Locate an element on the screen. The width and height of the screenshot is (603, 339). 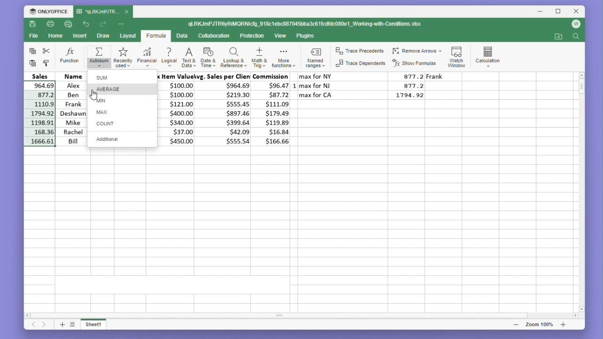
Name Alex Ben Frank deshavn Mike Rache Bill is located at coordinates (73, 109).